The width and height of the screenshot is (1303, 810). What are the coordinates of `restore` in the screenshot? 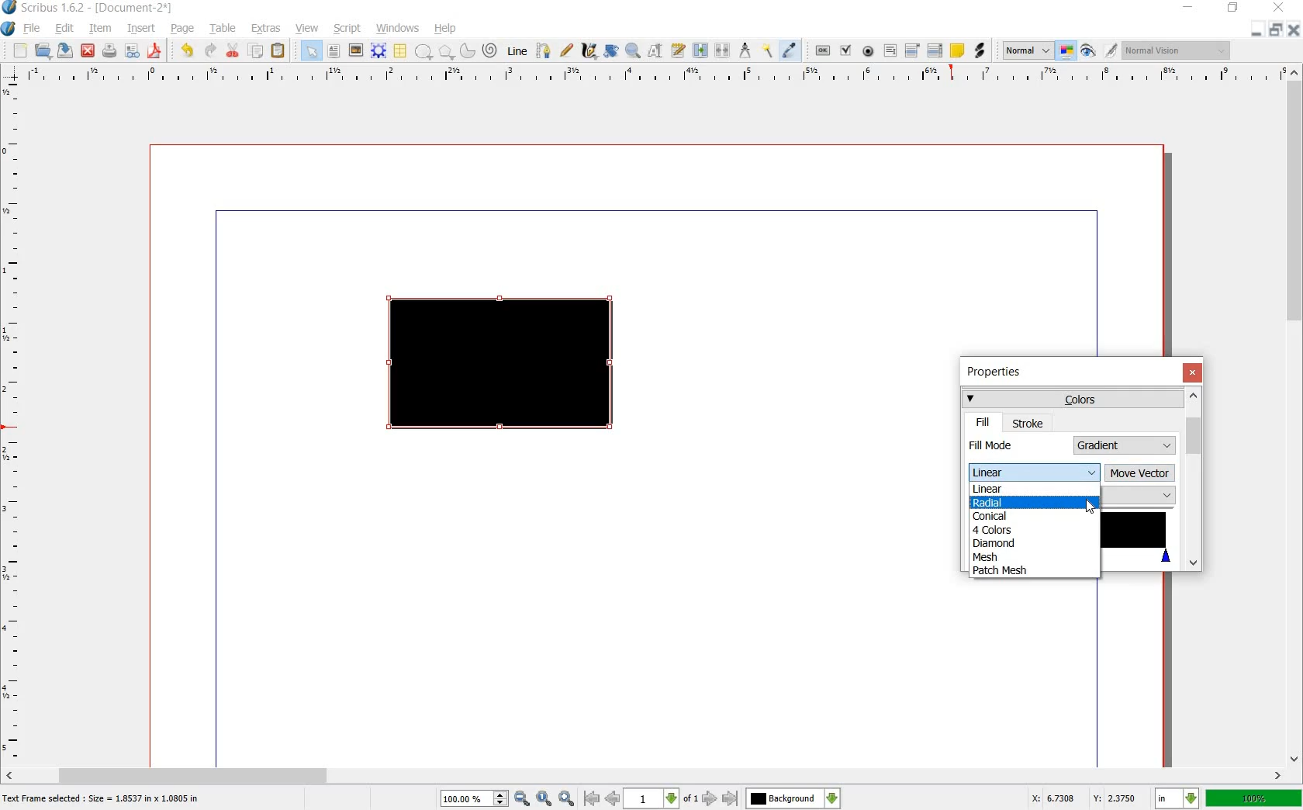 It's located at (1275, 31).